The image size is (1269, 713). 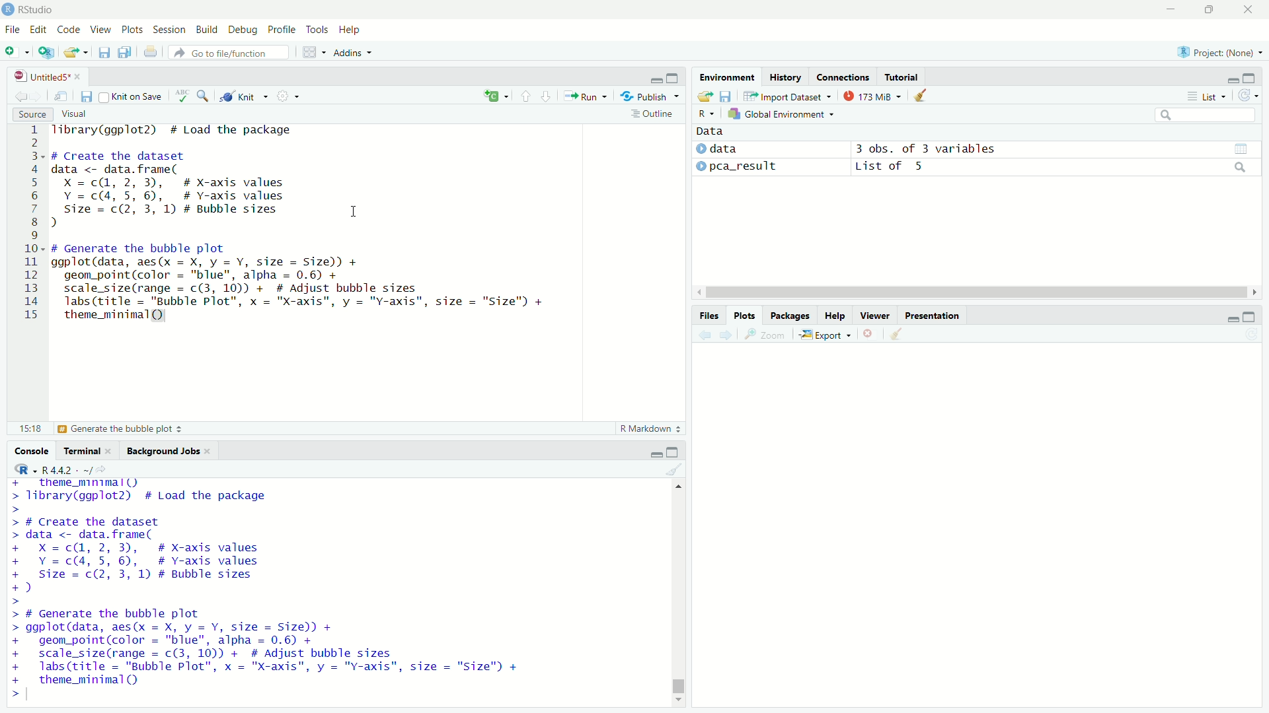 What do you see at coordinates (1207, 10) in the screenshot?
I see `maximize` at bounding box center [1207, 10].